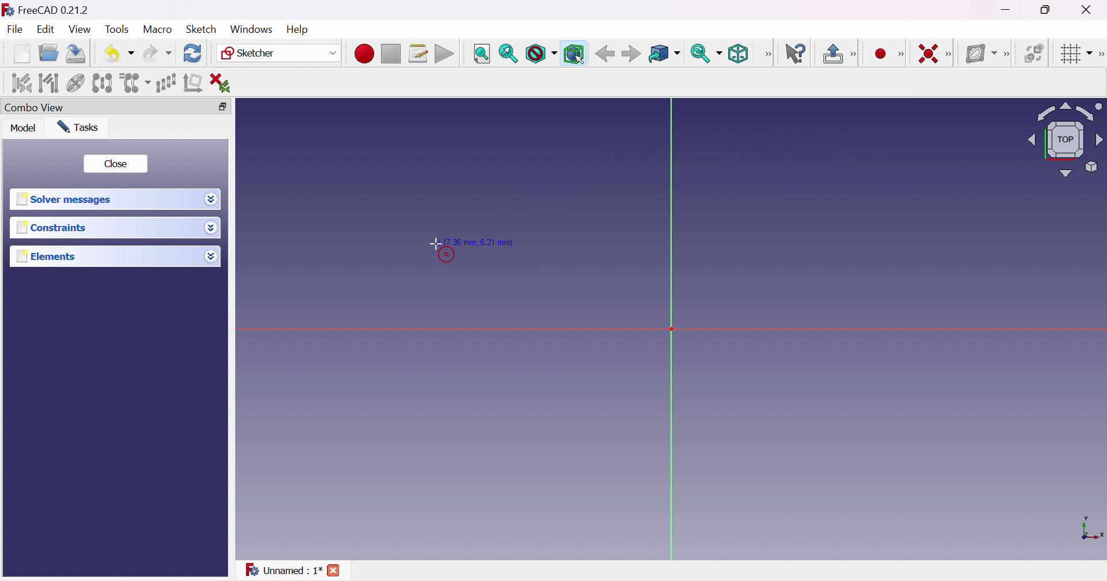  Describe the element at coordinates (54, 228) in the screenshot. I see `Constraints` at that location.